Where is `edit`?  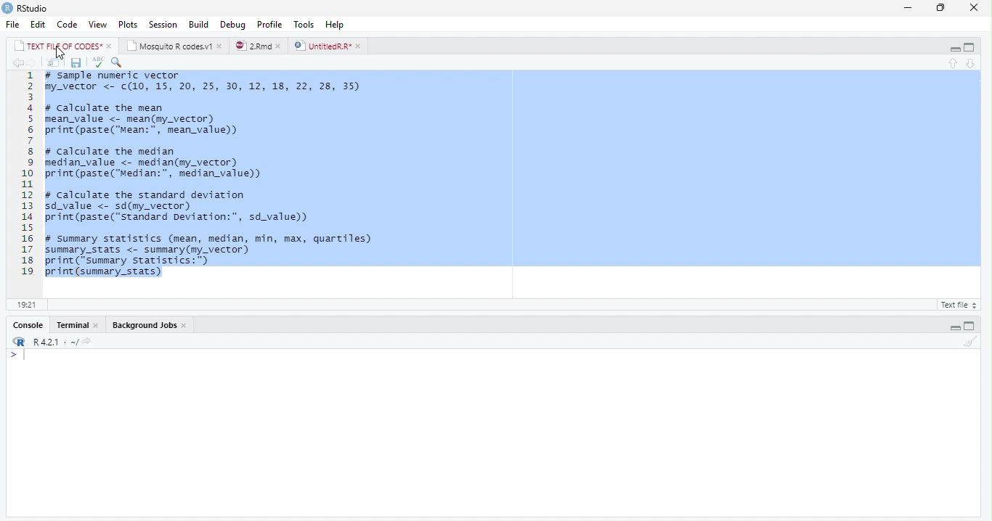 edit is located at coordinates (38, 25).